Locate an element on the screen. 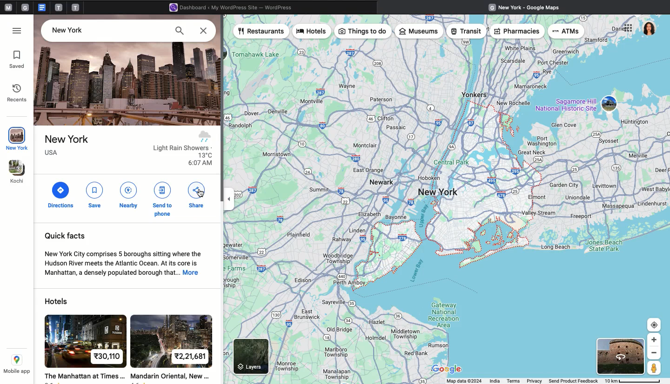  Map is located at coordinates (449, 179).